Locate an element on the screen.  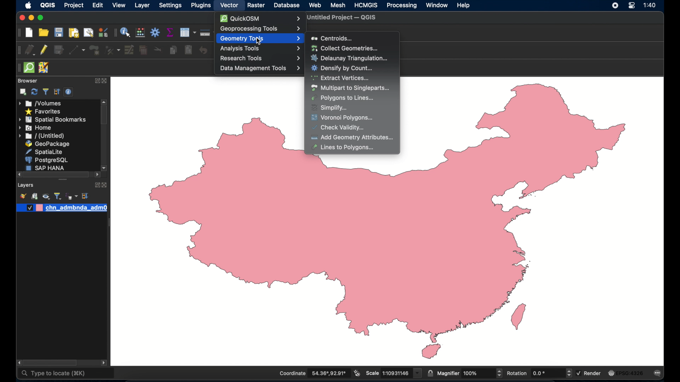
maximize is located at coordinates (41, 18).